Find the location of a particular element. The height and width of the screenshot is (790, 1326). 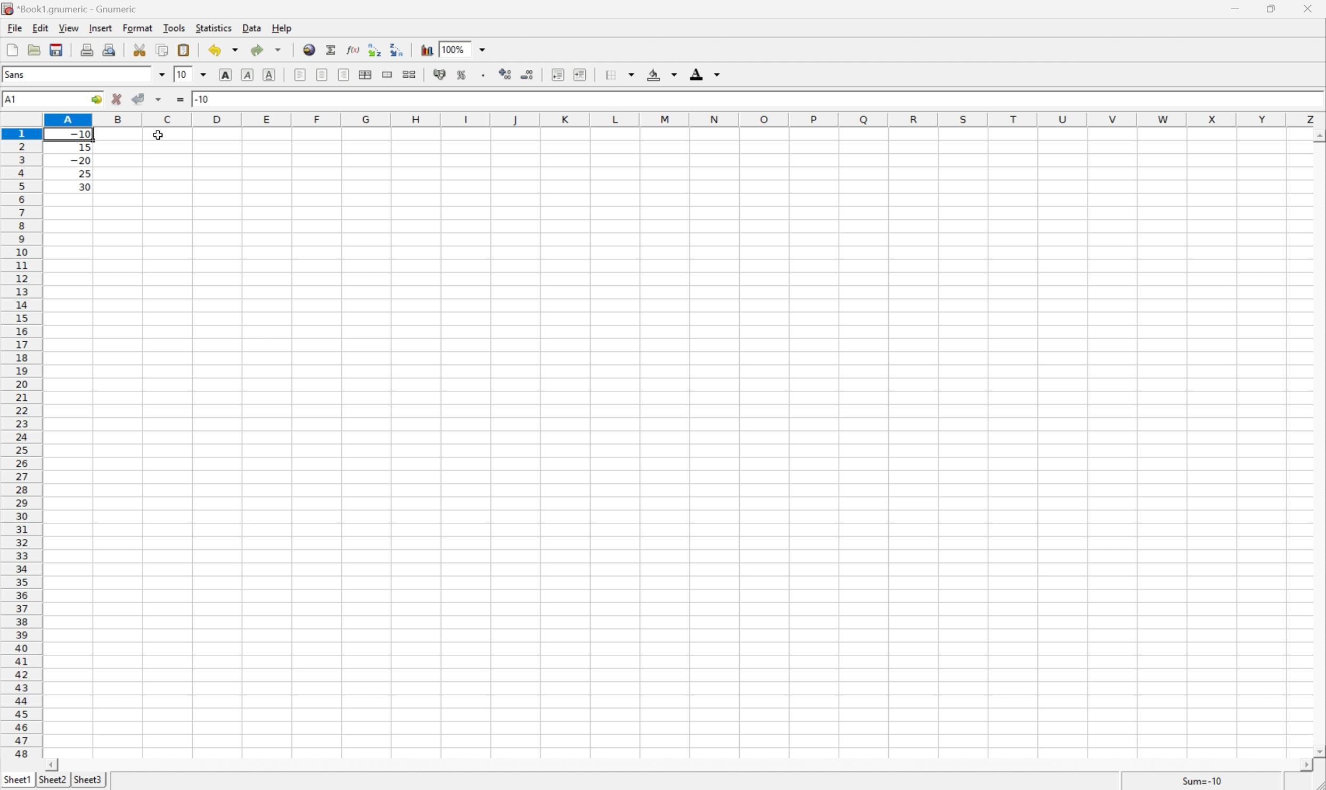

sheet2 is located at coordinates (52, 781).